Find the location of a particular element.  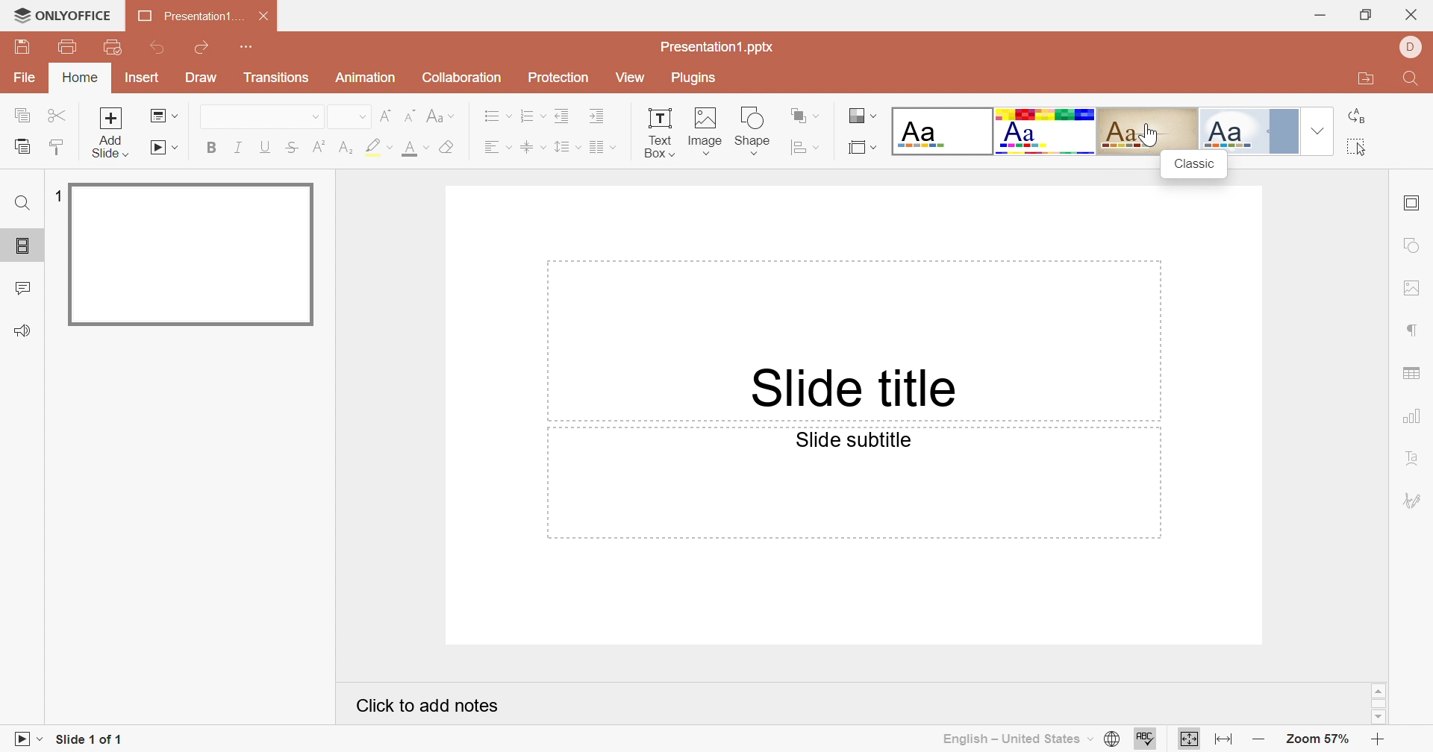

Transitions is located at coordinates (275, 78).